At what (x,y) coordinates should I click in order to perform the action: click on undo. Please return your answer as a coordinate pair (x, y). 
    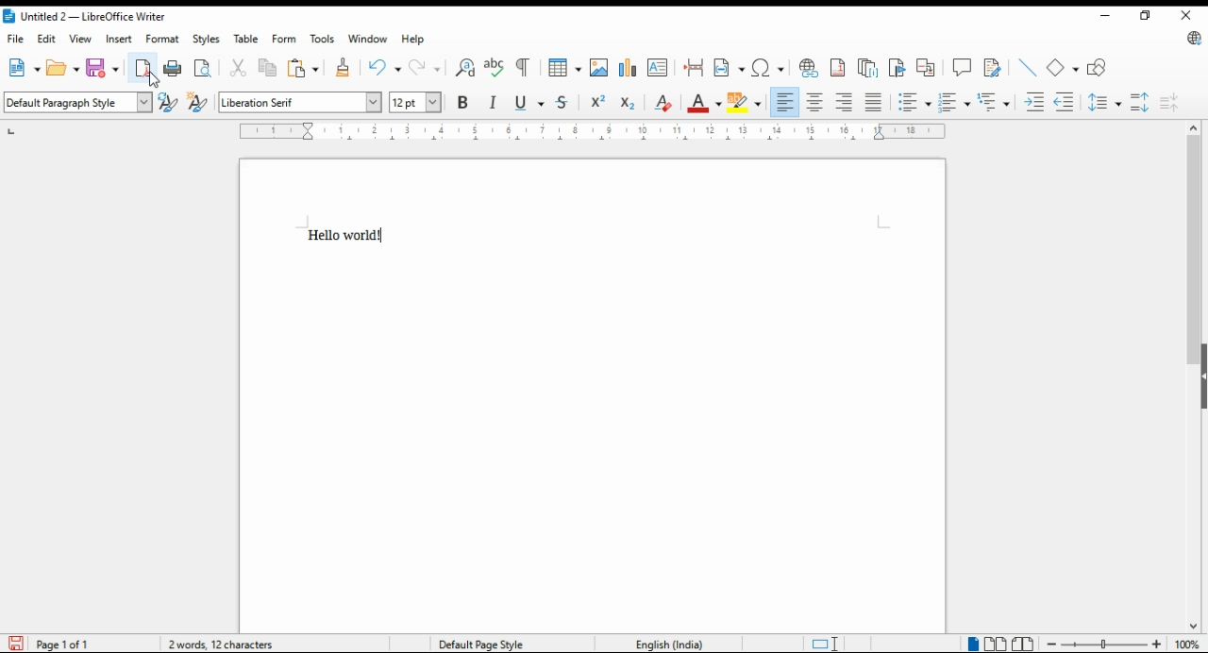
    Looking at the image, I should click on (386, 68).